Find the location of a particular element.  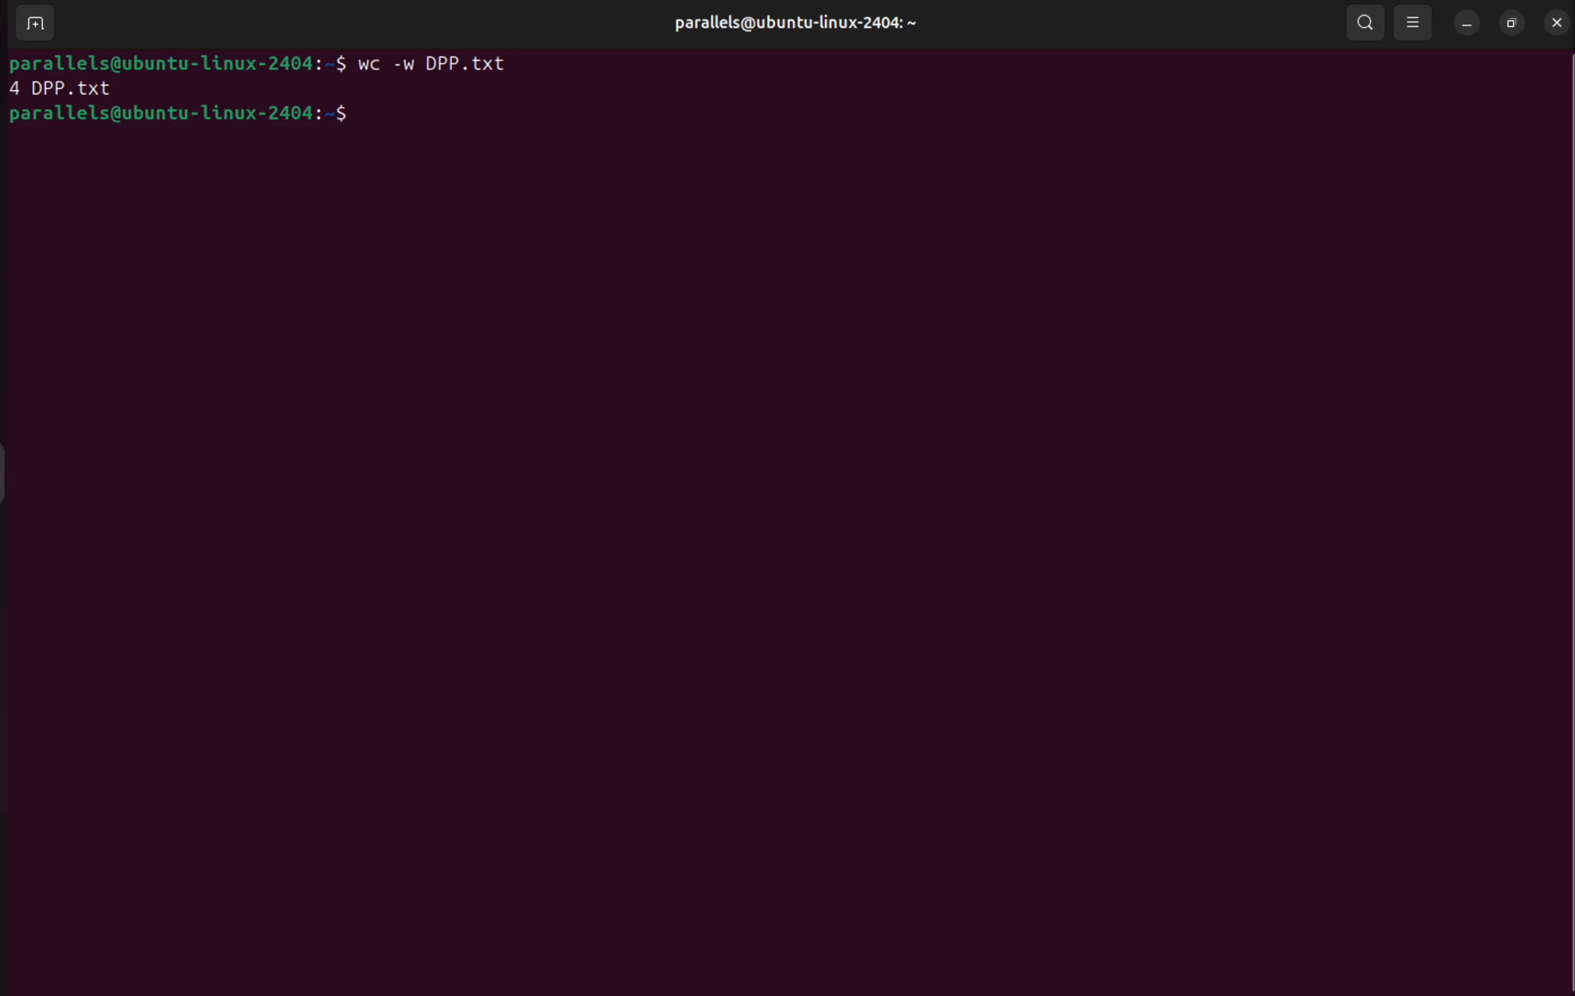

resize is located at coordinates (1514, 22).